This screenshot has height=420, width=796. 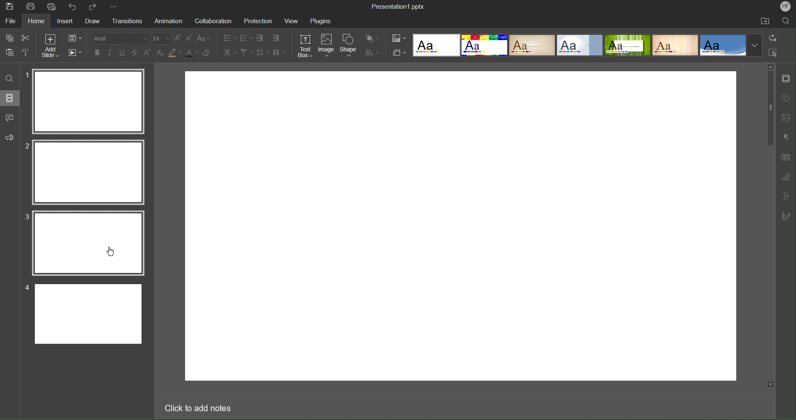 What do you see at coordinates (766, 21) in the screenshot?
I see `Open File Location` at bounding box center [766, 21].